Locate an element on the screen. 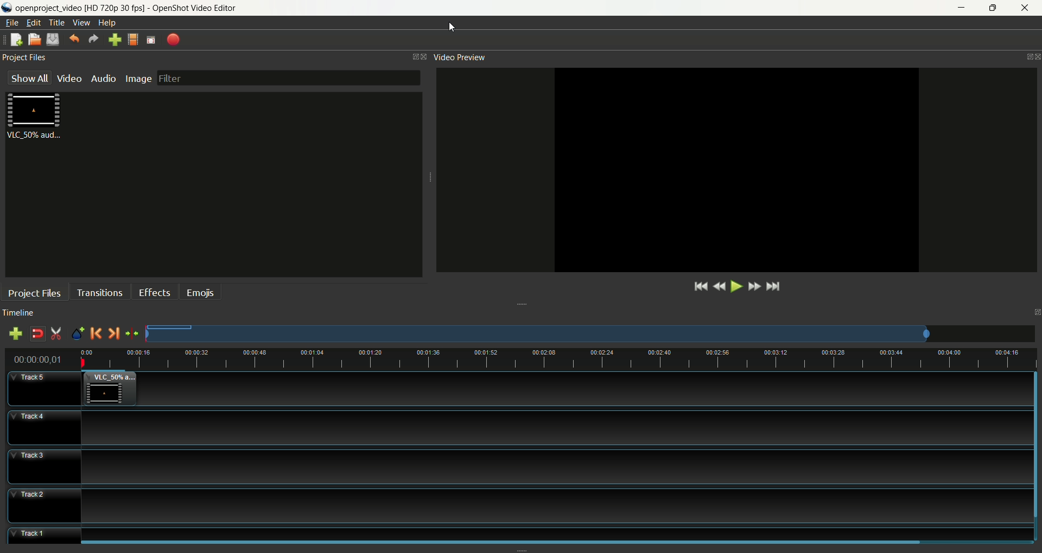  fast forward is located at coordinates (753, 286).